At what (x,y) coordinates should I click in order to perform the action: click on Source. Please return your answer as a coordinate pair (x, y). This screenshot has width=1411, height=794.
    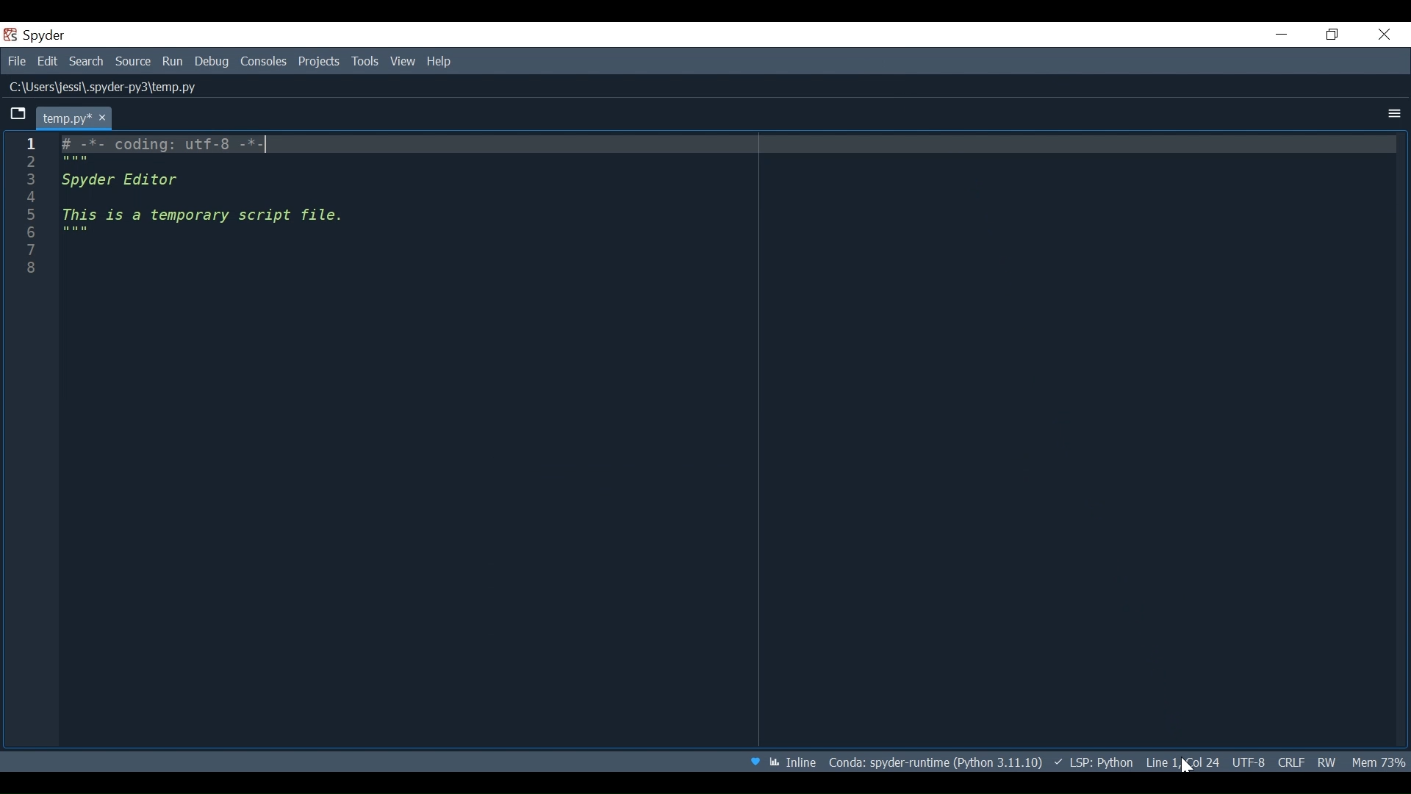
    Looking at the image, I should click on (132, 61).